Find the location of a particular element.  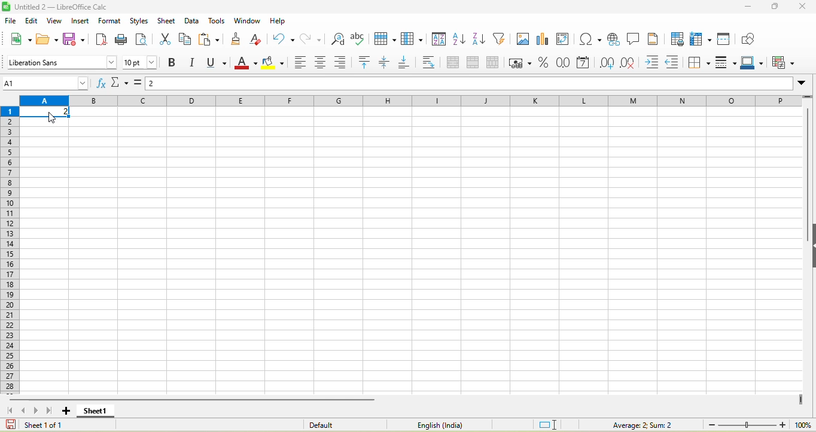

define print area is located at coordinates (677, 39).